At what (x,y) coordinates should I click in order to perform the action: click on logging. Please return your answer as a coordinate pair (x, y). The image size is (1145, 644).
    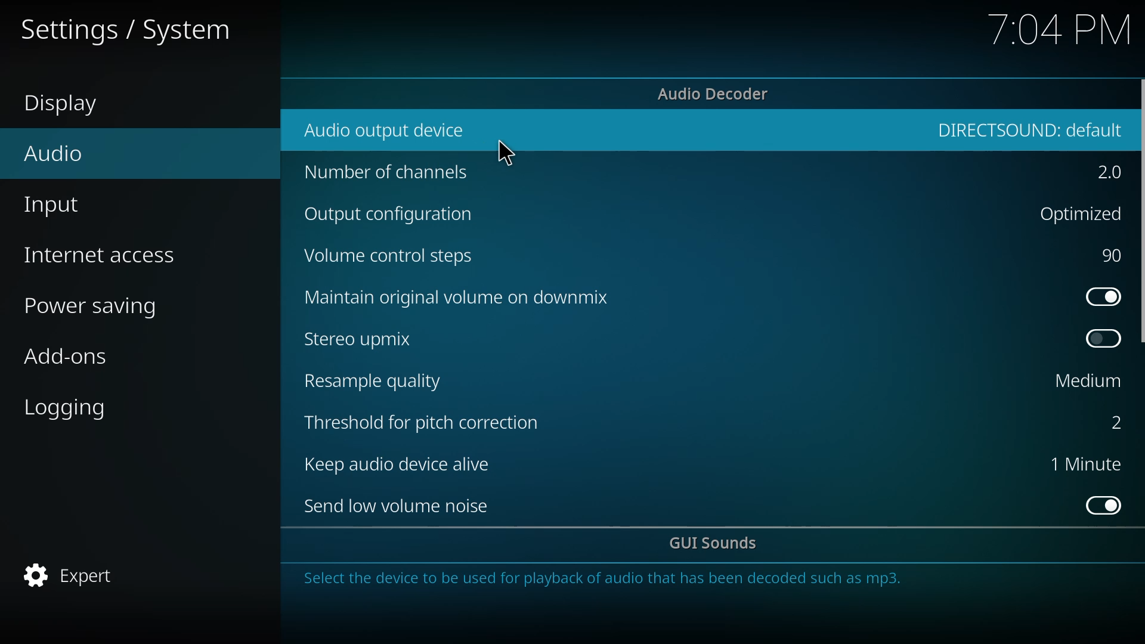
    Looking at the image, I should click on (70, 409).